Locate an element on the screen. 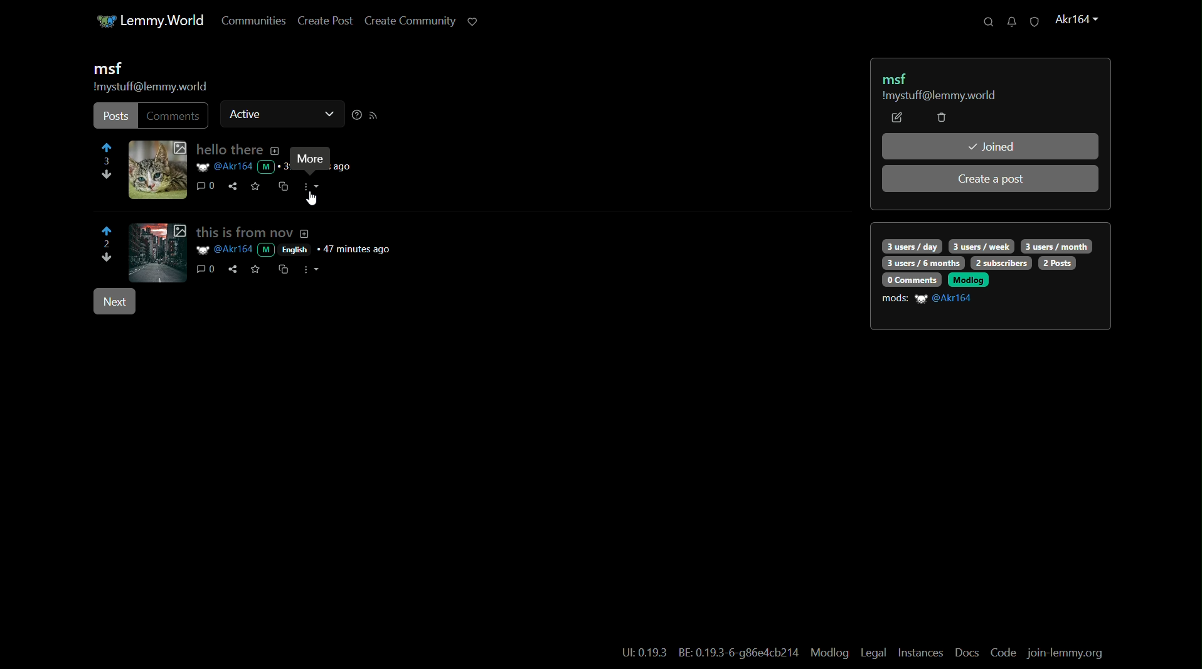 Image resolution: width=1202 pixels, height=669 pixels. number of votes is located at coordinates (105, 245).